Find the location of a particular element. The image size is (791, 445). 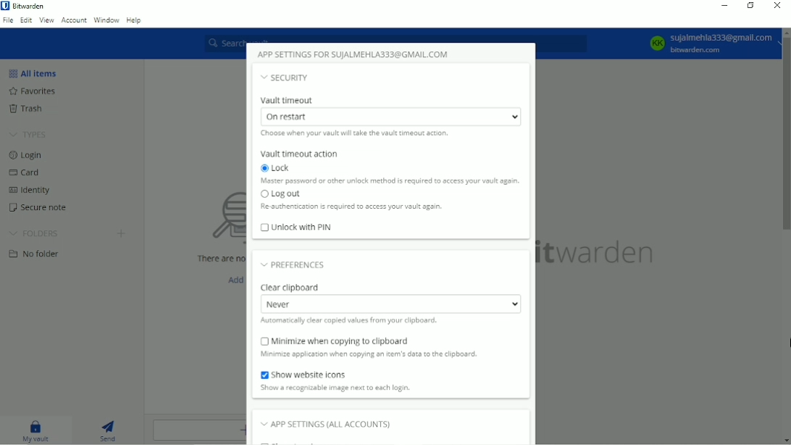

My vault is located at coordinates (37, 430).